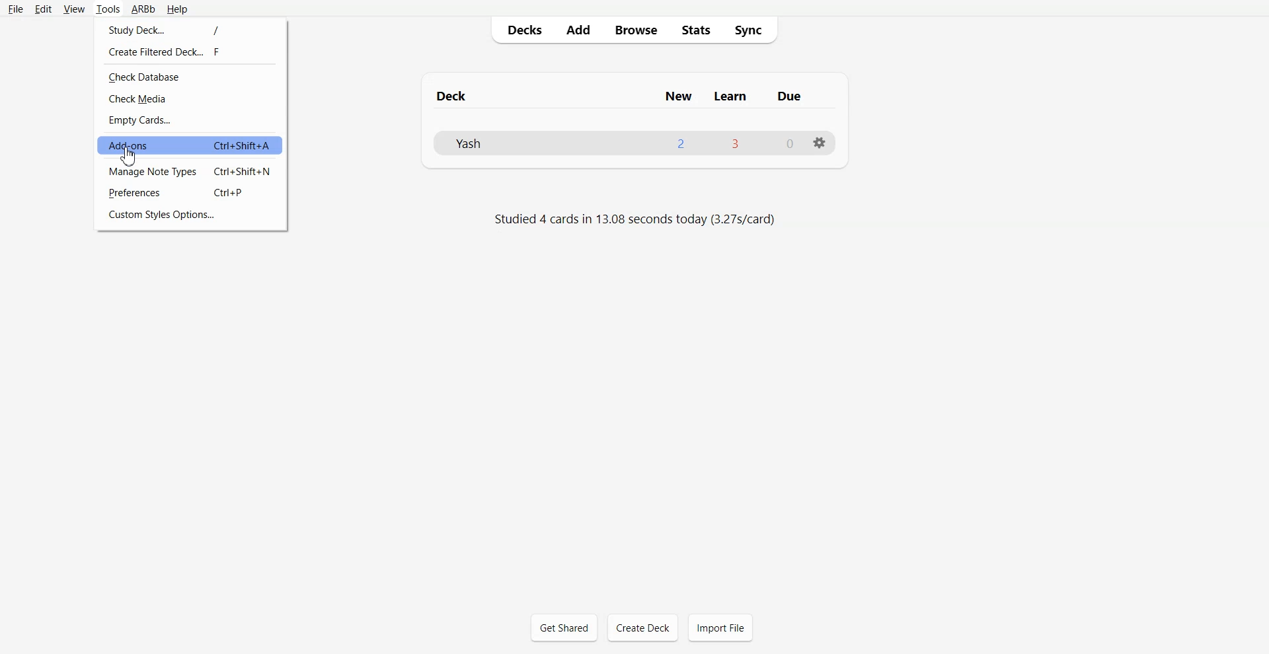 The height and width of the screenshot is (654, 1269). What do you see at coordinates (643, 628) in the screenshot?
I see `Create Deck` at bounding box center [643, 628].